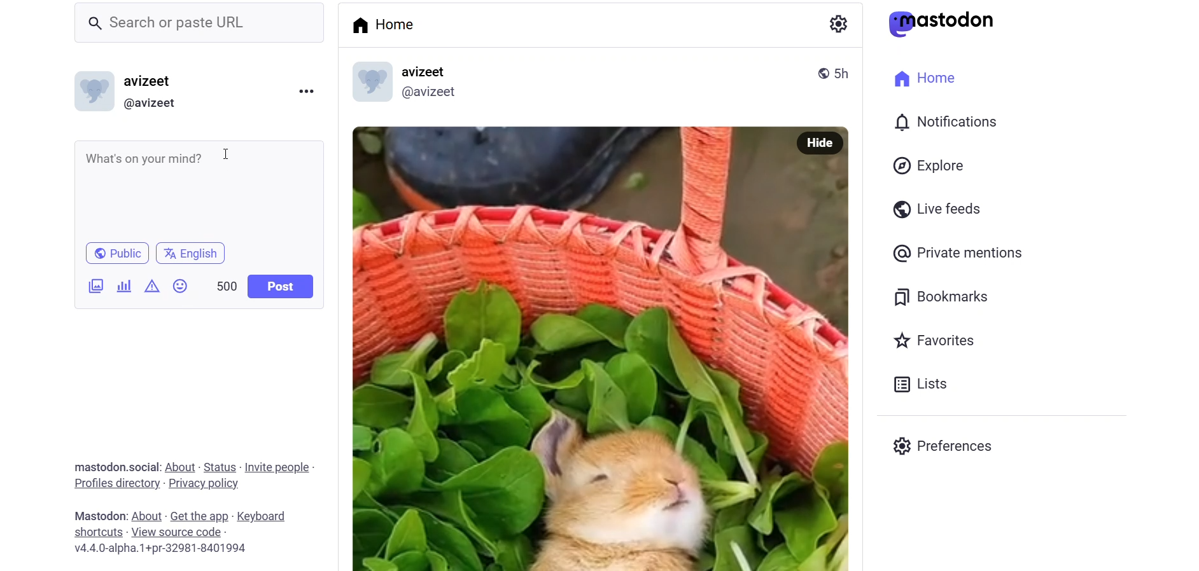 The width and height of the screenshot is (1199, 571). What do you see at coordinates (97, 286) in the screenshot?
I see `ijmages/videos` at bounding box center [97, 286].